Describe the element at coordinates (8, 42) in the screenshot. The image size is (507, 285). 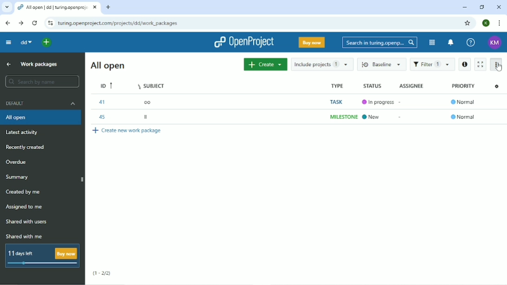
I see `Collapse project menu` at that location.